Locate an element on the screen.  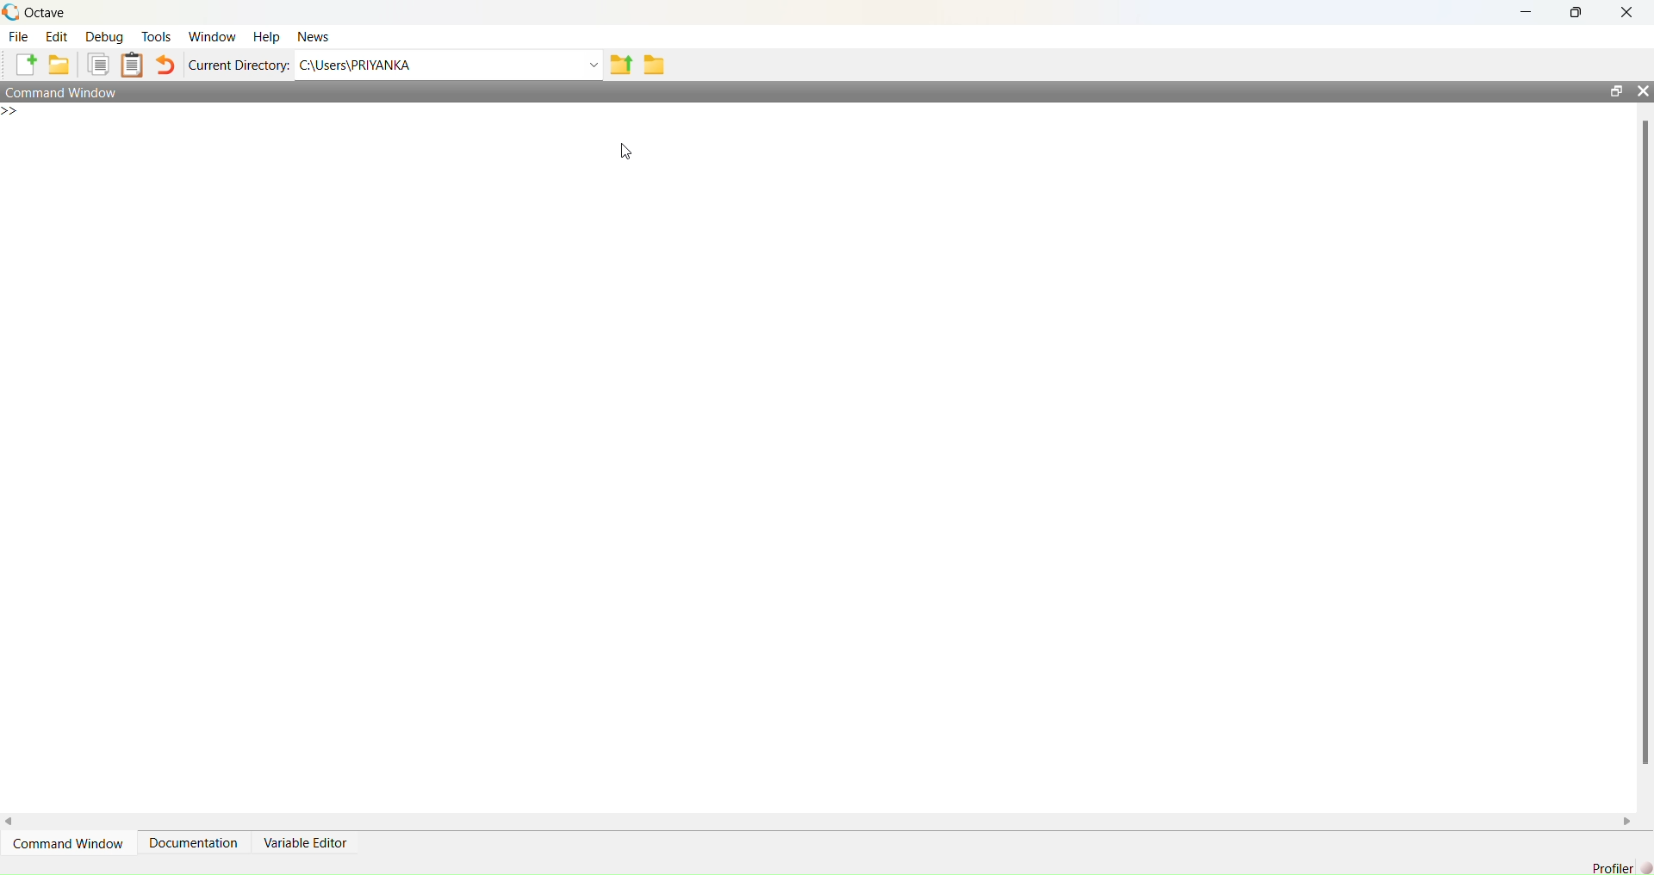
minimise is located at coordinates (1530, 10).